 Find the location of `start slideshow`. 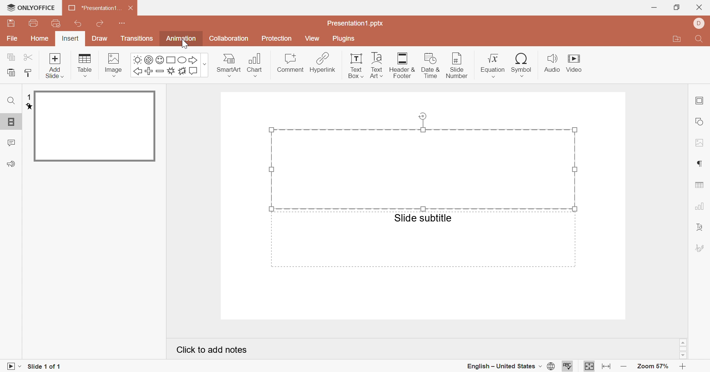

start slideshow is located at coordinates (11, 368).